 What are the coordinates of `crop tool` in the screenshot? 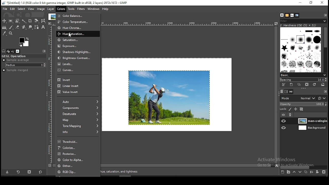 It's located at (30, 21).